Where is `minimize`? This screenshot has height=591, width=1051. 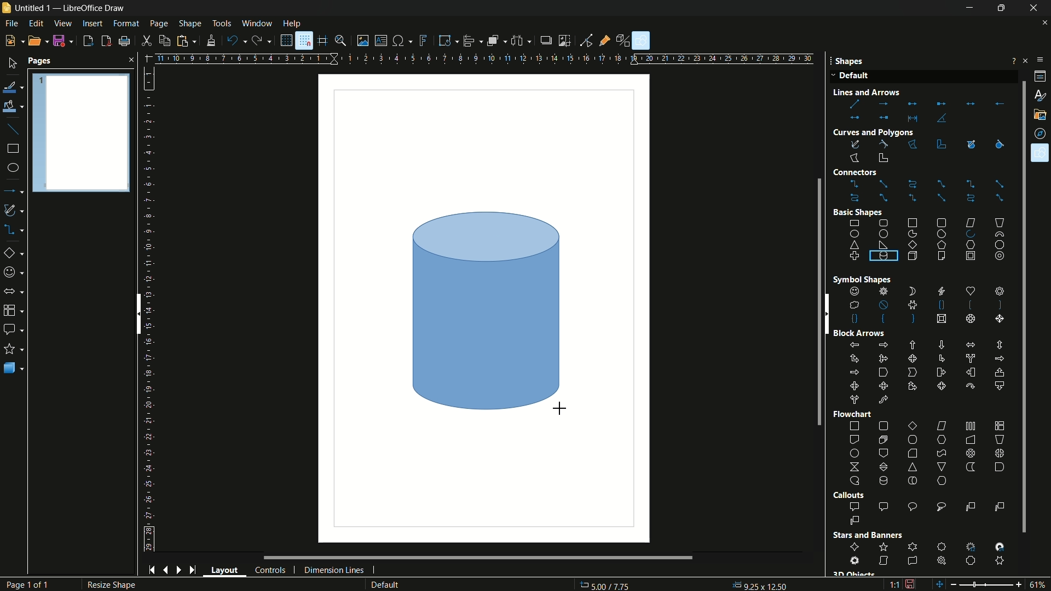 minimize is located at coordinates (970, 9).